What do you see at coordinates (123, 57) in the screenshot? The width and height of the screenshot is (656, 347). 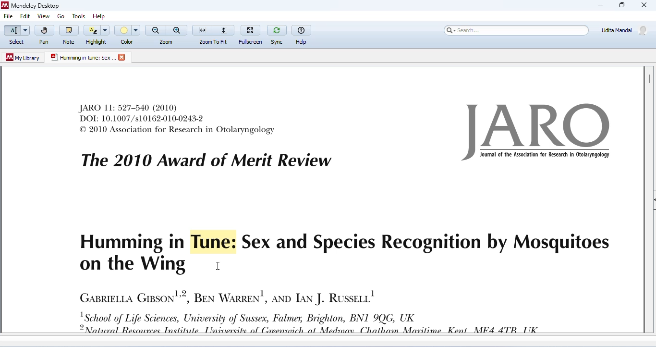 I see `close` at bounding box center [123, 57].